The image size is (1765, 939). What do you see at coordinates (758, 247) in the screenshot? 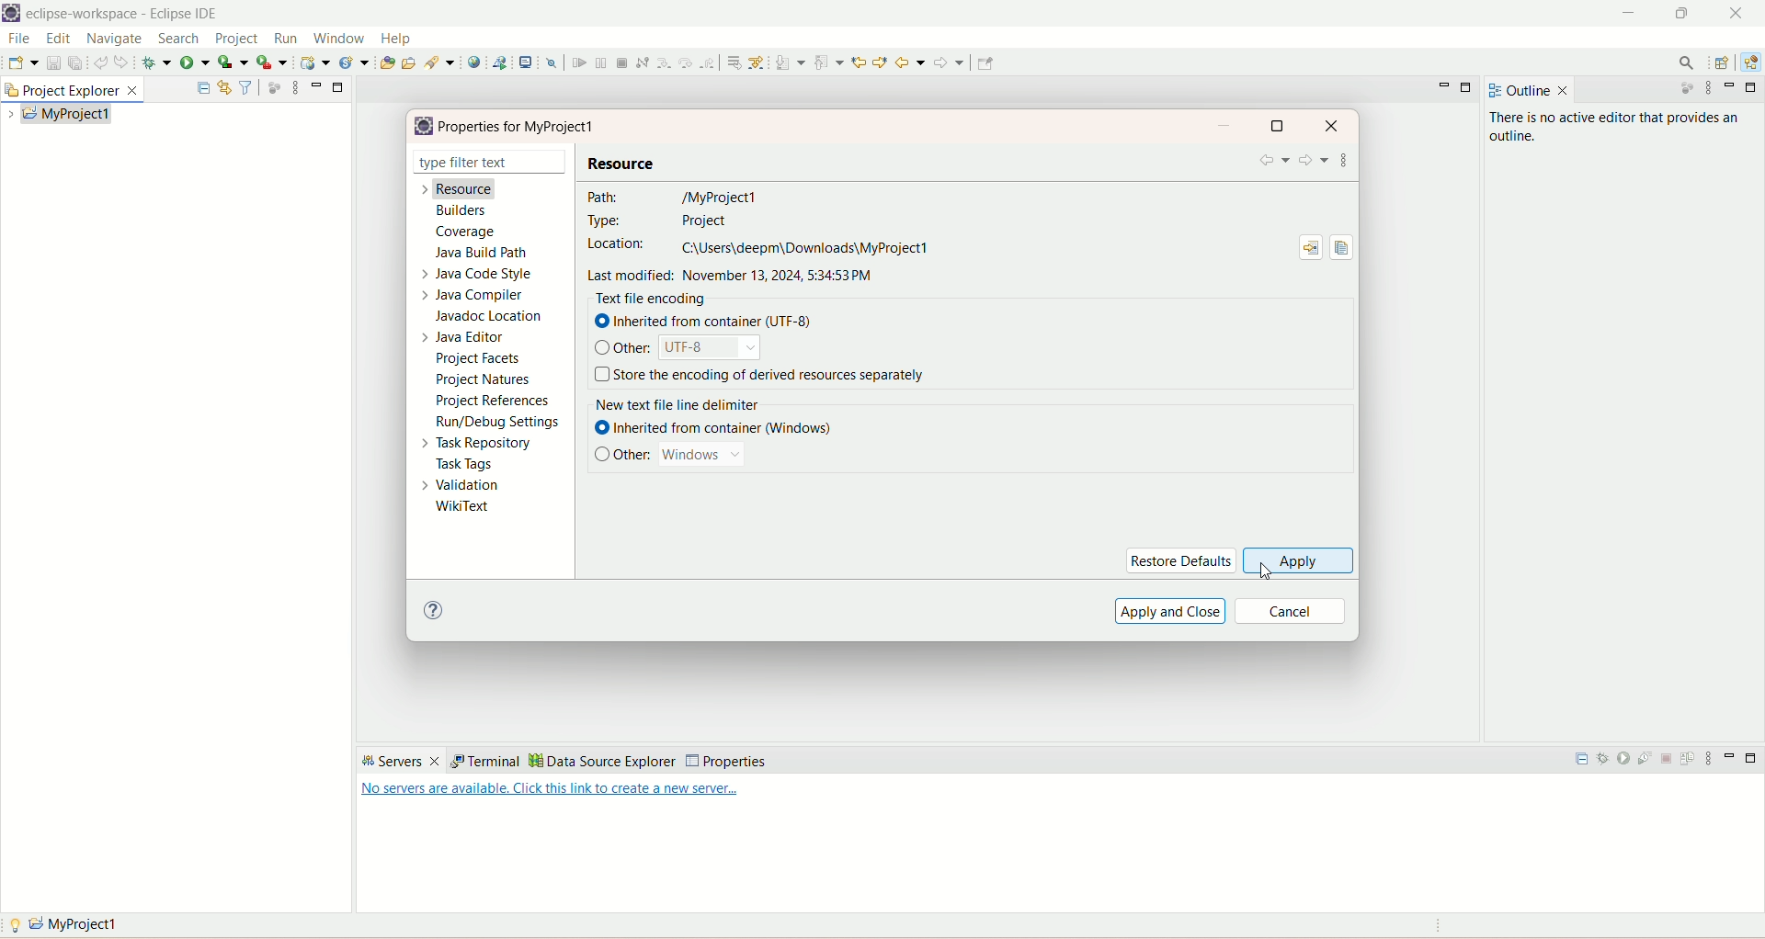
I see `location` at bounding box center [758, 247].